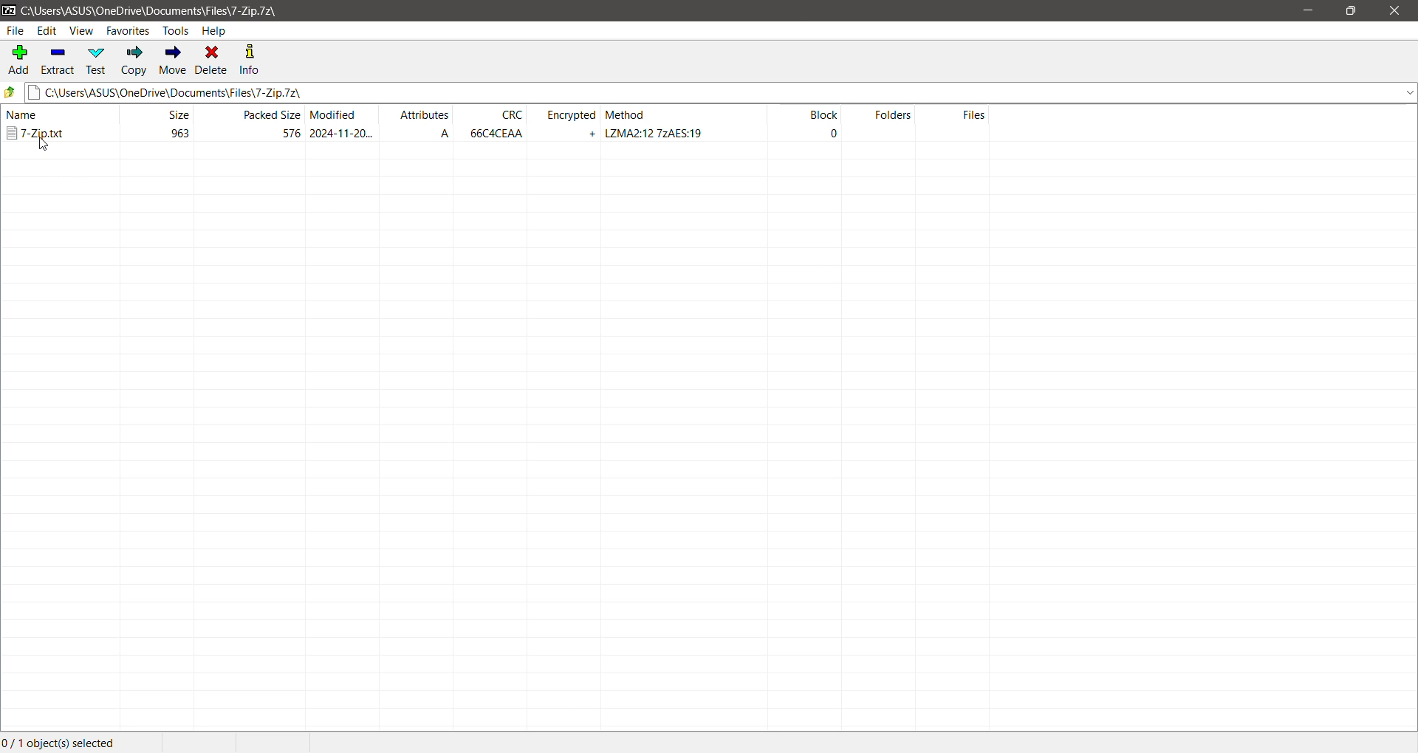 The height and width of the screenshot is (753, 1418). Describe the element at coordinates (804, 125) in the screenshot. I see `Block` at that location.